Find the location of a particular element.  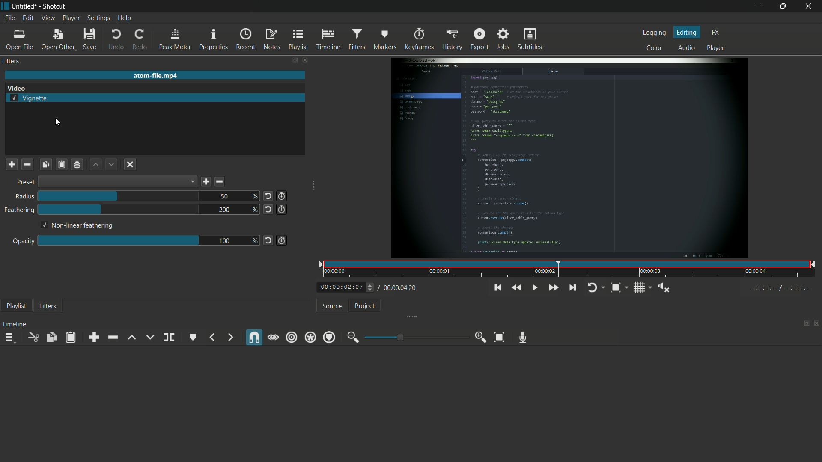

remove a filter is located at coordinates (28, 165).